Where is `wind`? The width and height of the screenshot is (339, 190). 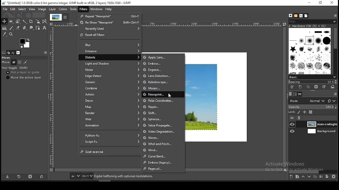 wind is located at coordinates (163, 150).